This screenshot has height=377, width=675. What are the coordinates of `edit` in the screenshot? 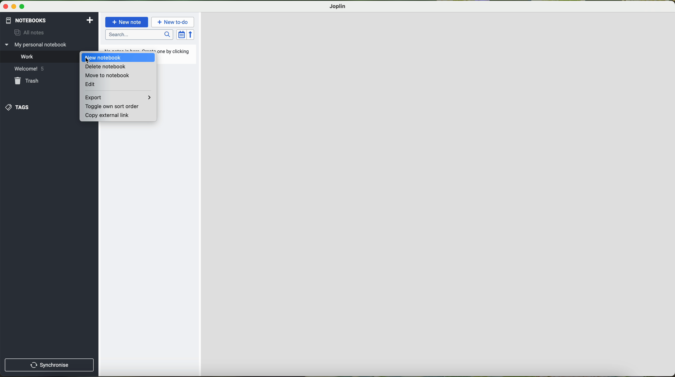 It's located at (90, 85).